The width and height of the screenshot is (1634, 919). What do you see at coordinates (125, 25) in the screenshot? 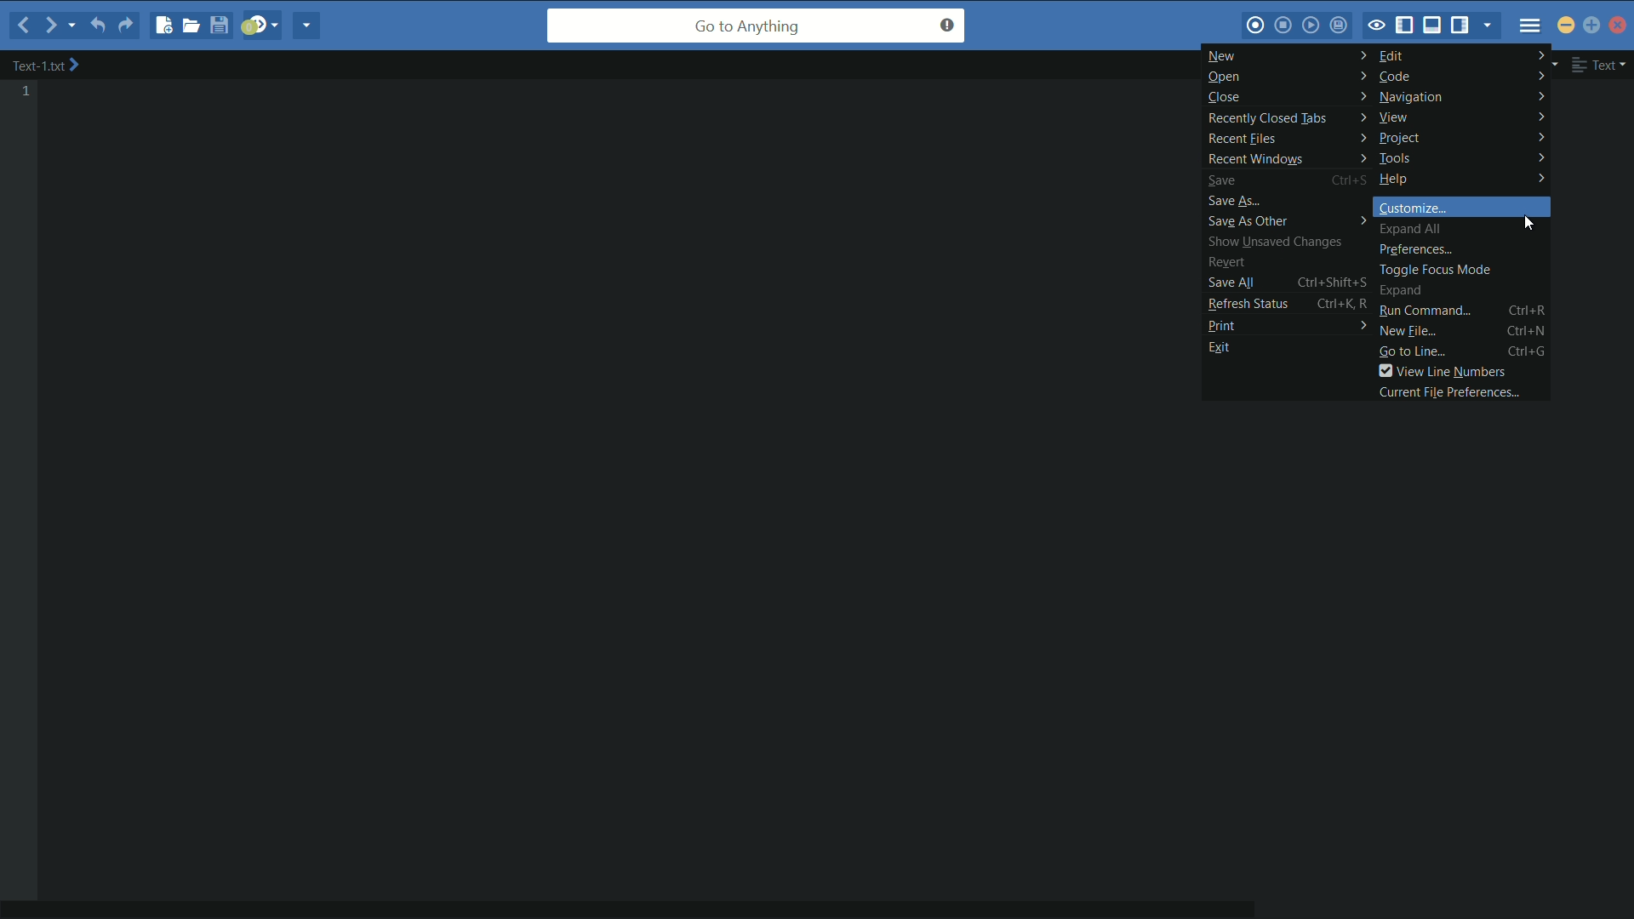
I see `redo` at bounding box center [125, 25].